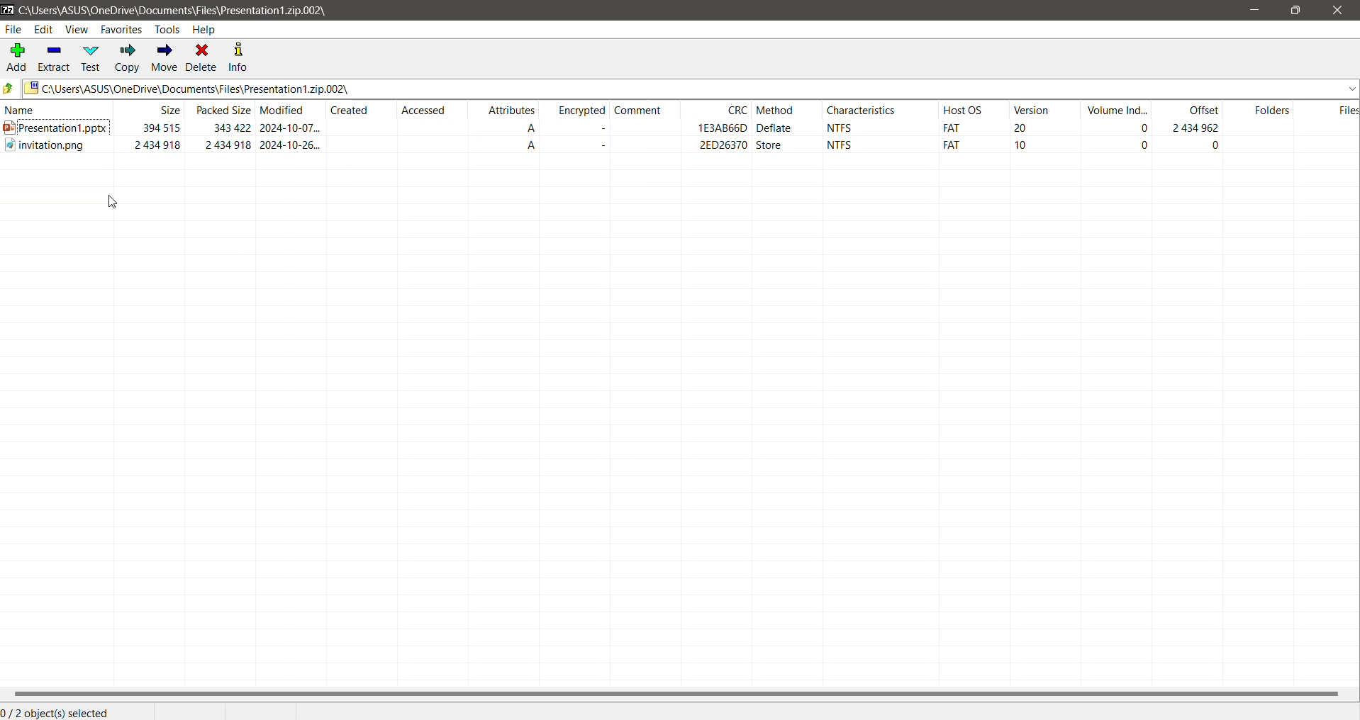 Image resolution: width=1360 pixels, height=720 pixels. Describe the element at coordinates (530, 147) in the screenshot. I see `A` at that location.